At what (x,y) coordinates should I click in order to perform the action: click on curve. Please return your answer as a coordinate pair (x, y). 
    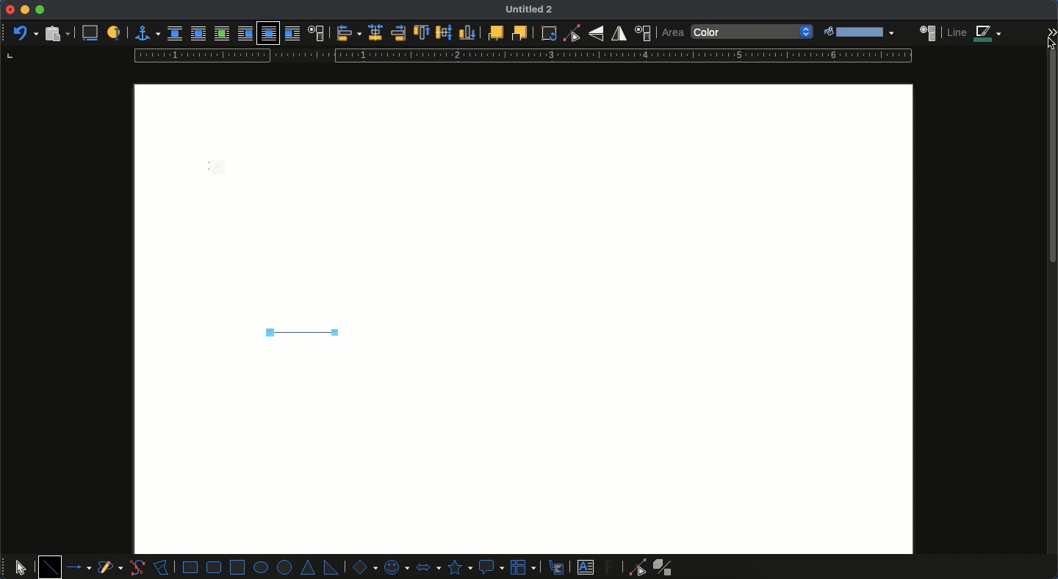
    Looking at the image, I should click on (137, 567).